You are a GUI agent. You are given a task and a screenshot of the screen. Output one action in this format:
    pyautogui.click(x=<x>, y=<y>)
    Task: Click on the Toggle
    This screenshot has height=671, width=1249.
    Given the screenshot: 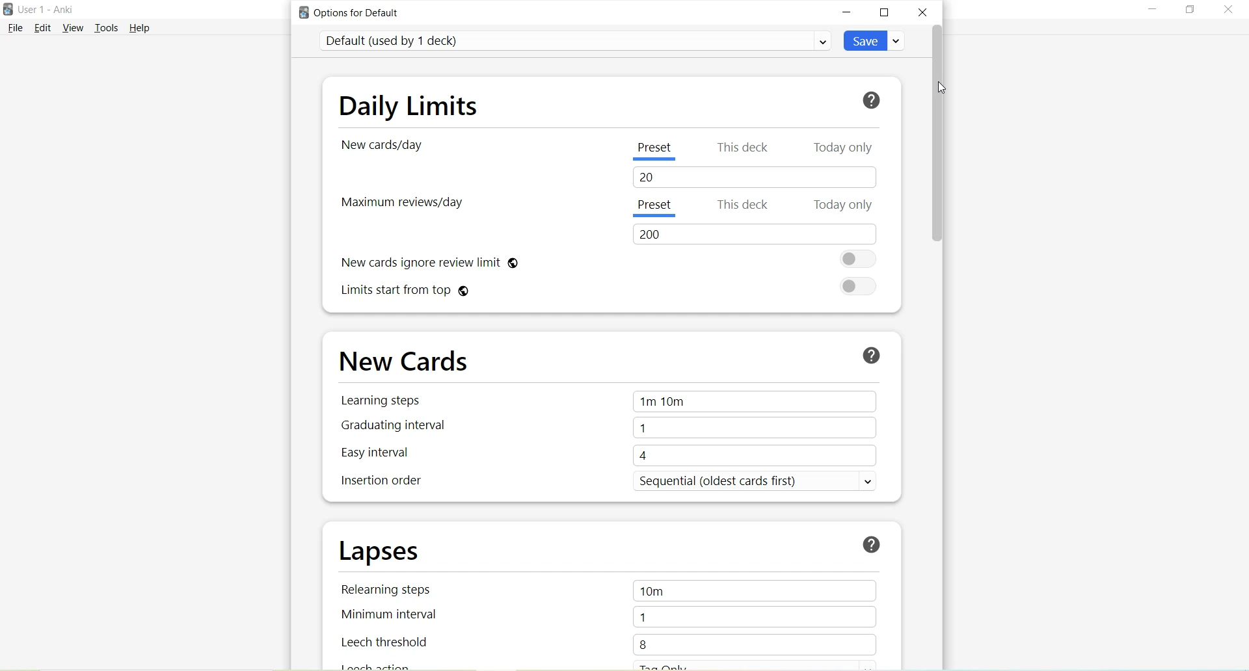 What is the action you would take?
    pyautogui.click(x=859, y=287)
    